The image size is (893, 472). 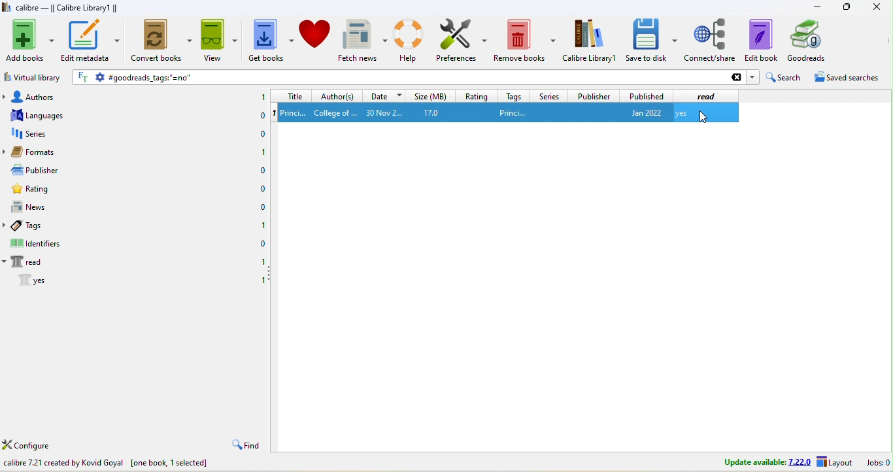 I want to click on 0, so click(x=261, y=189).